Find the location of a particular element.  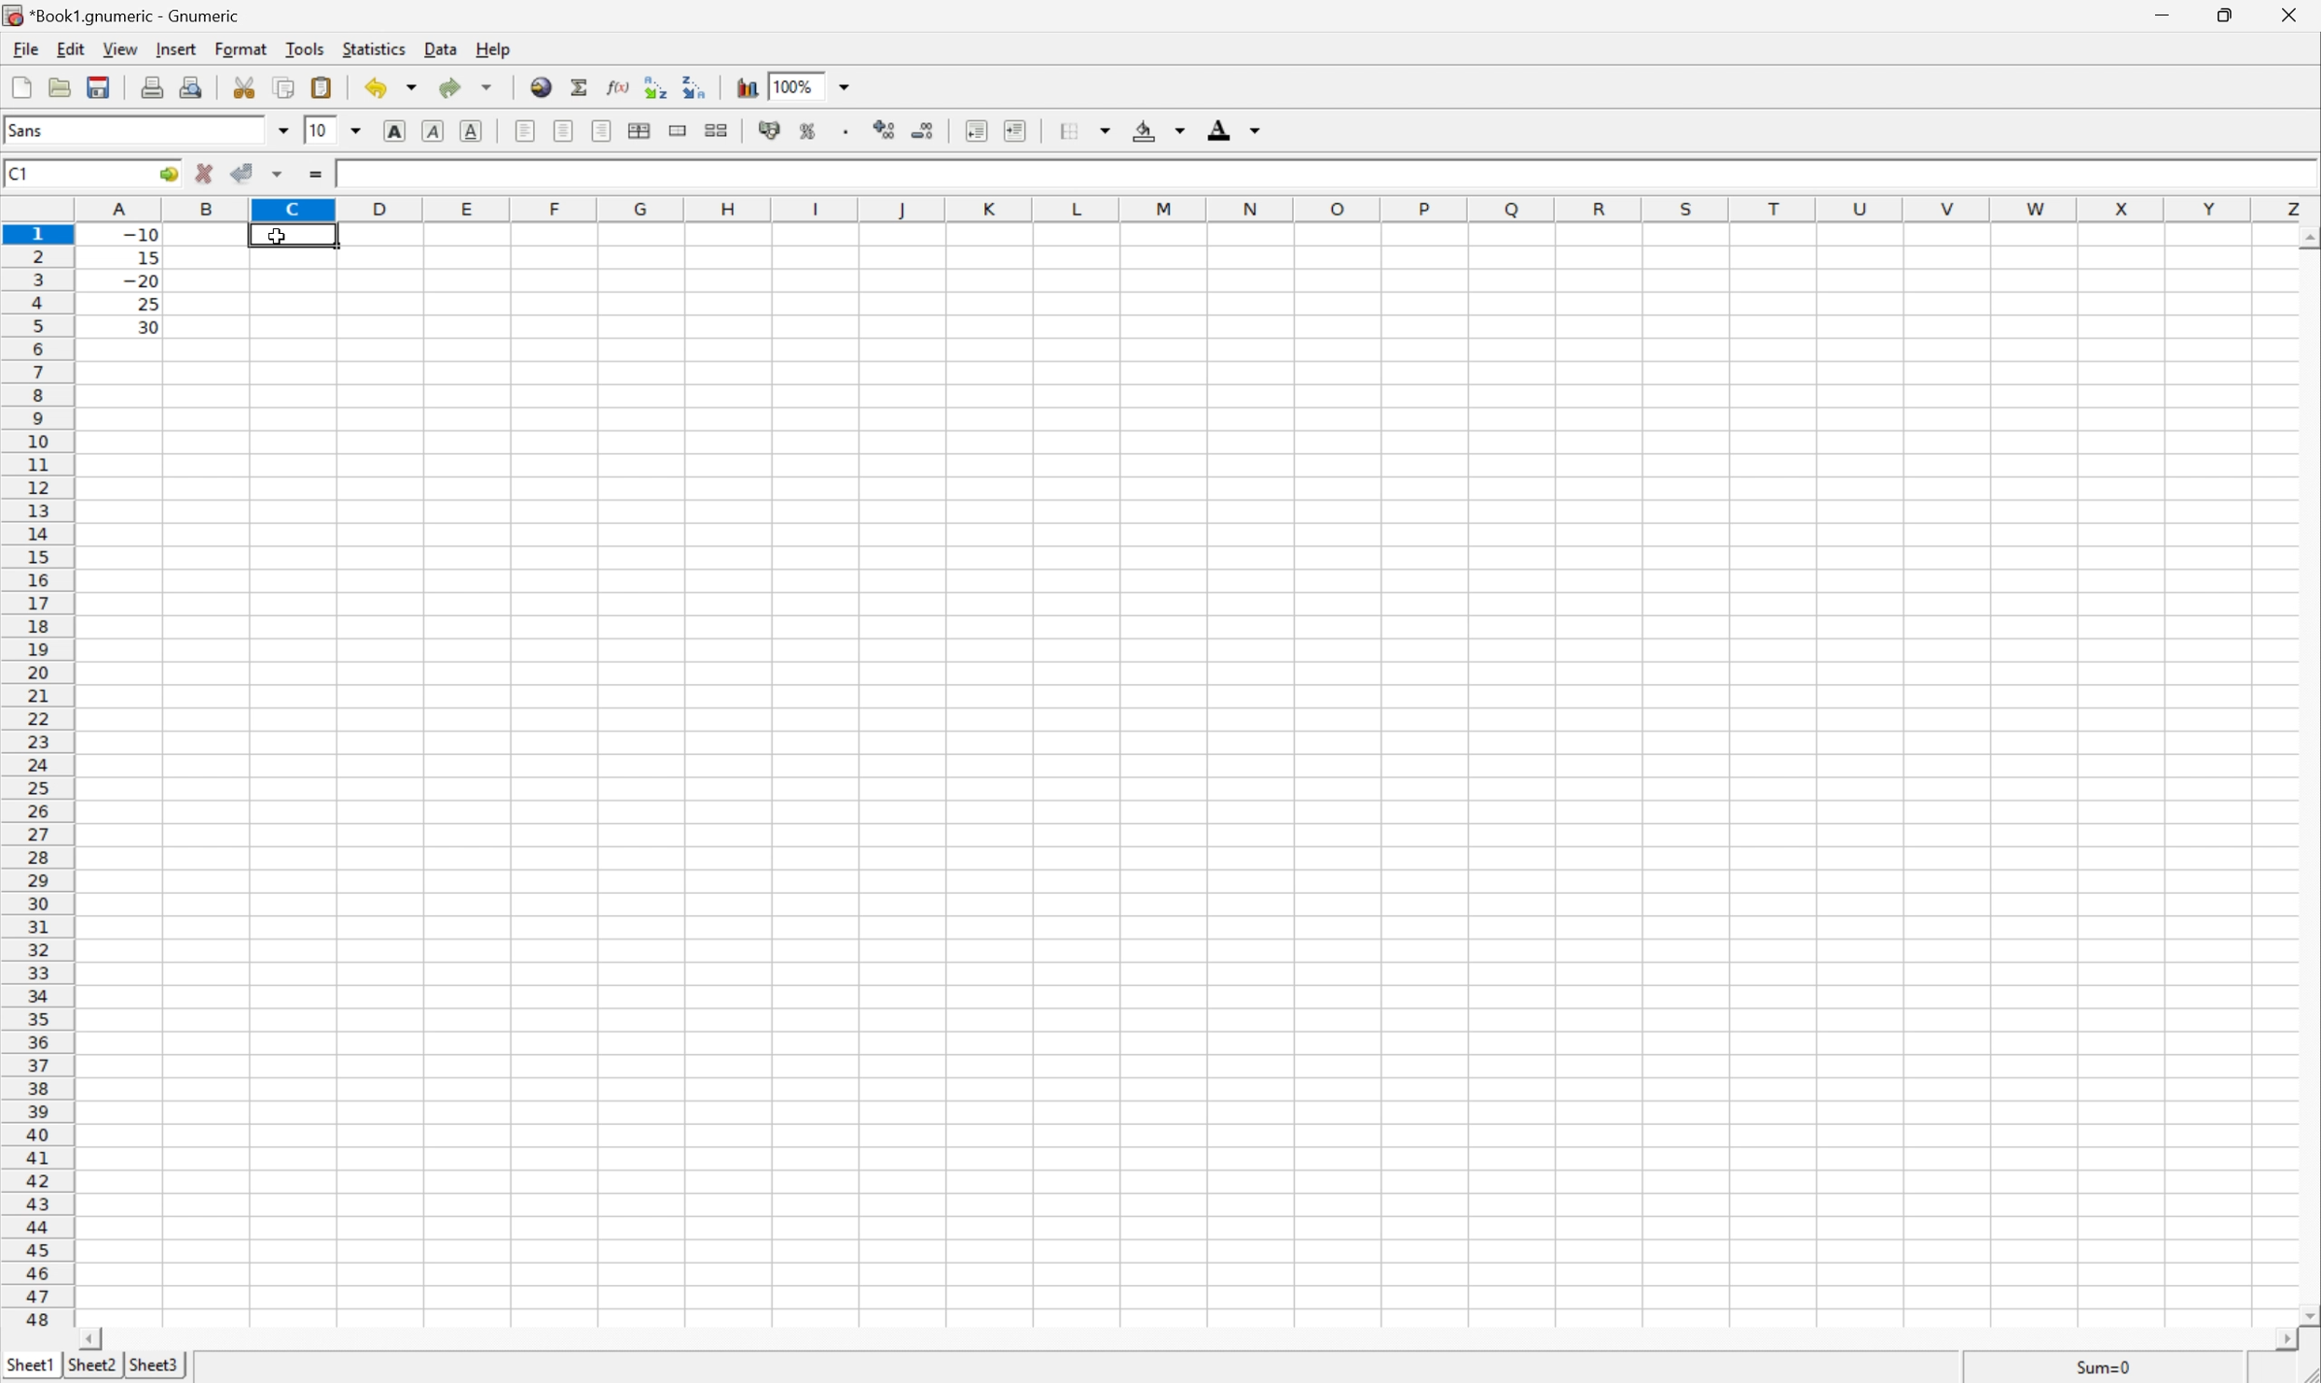

10 is located at coordinates (318, 130).